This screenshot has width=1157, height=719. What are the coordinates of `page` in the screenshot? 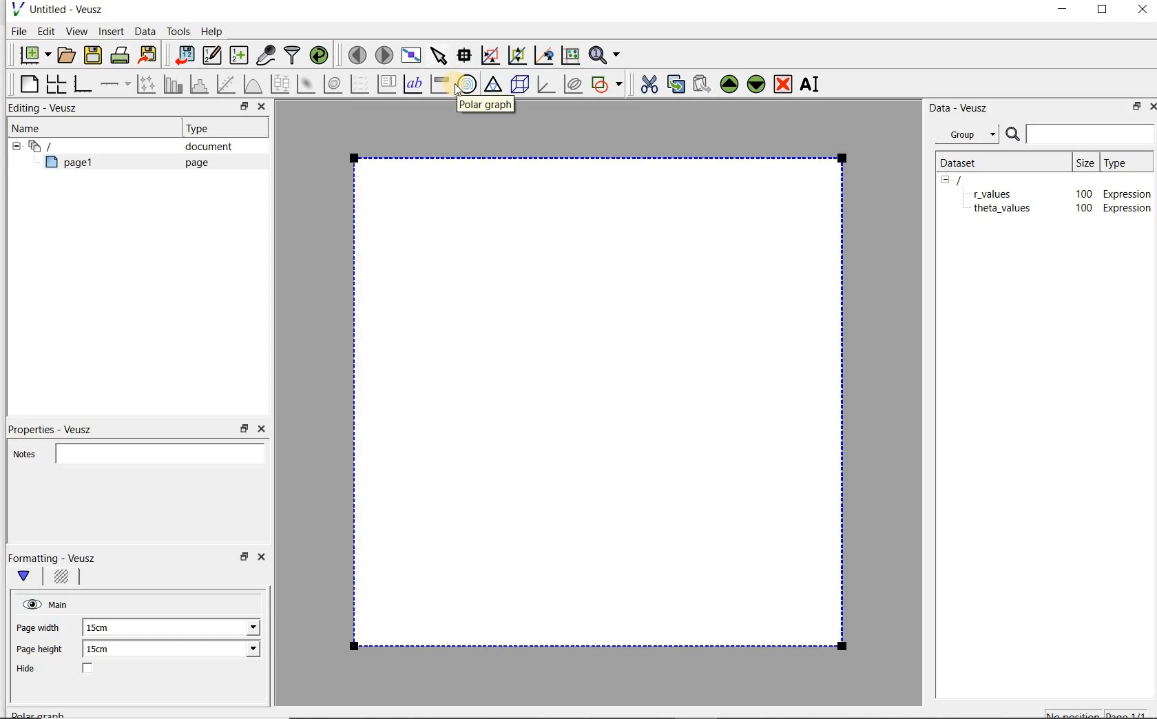 It's located at (194, 163).